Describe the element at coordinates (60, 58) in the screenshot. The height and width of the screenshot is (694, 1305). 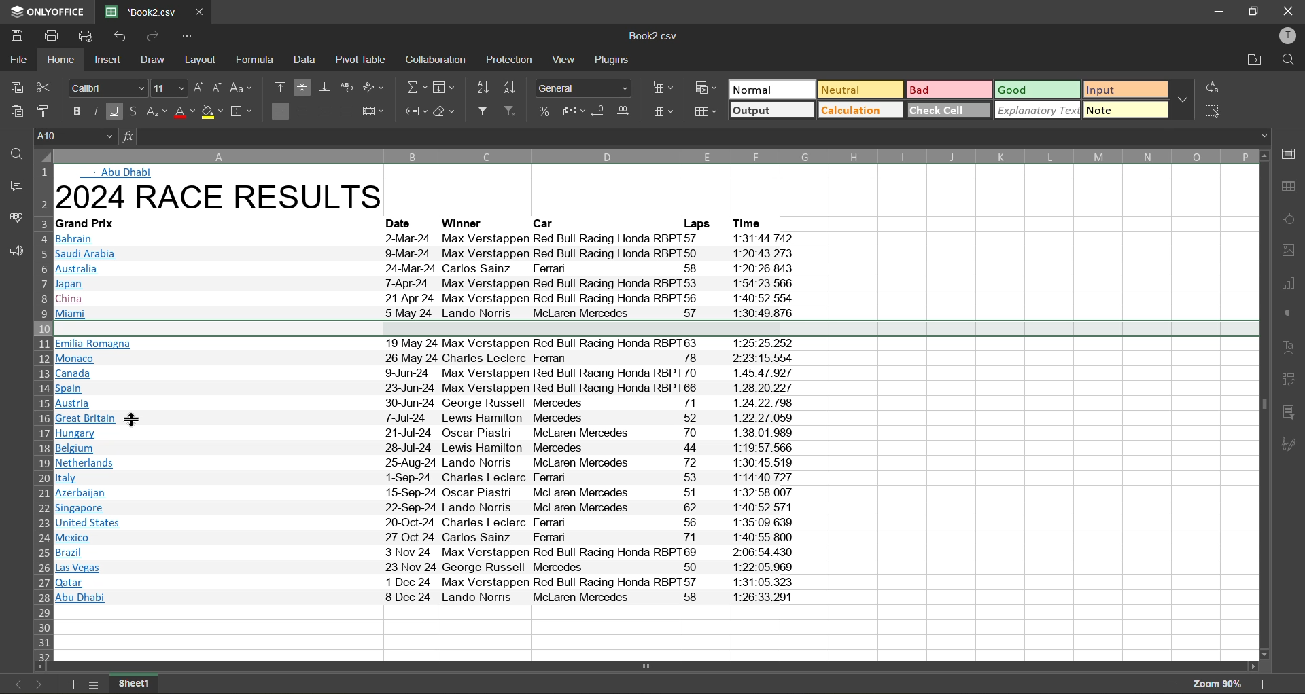
I see `home` at that location.